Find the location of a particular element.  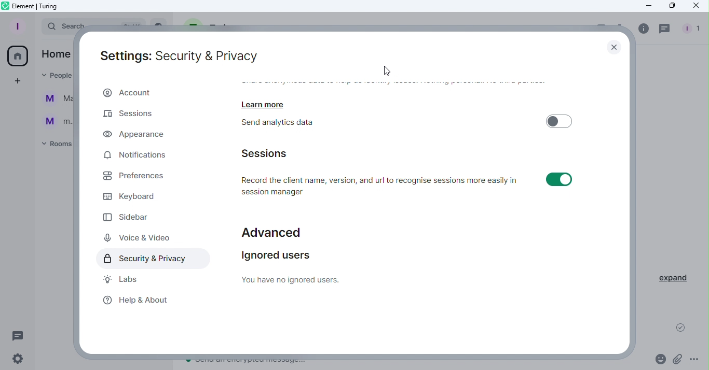

Settings: Security and Privacy is located at coordinates (180, 54).